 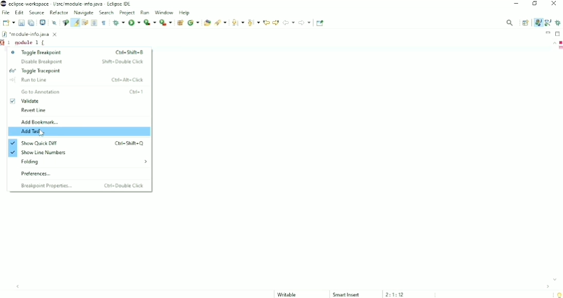 What do you see at coordinates (346, 294) in the screenshot?
I see `Smart Insert` at bounding box center [346, 294].